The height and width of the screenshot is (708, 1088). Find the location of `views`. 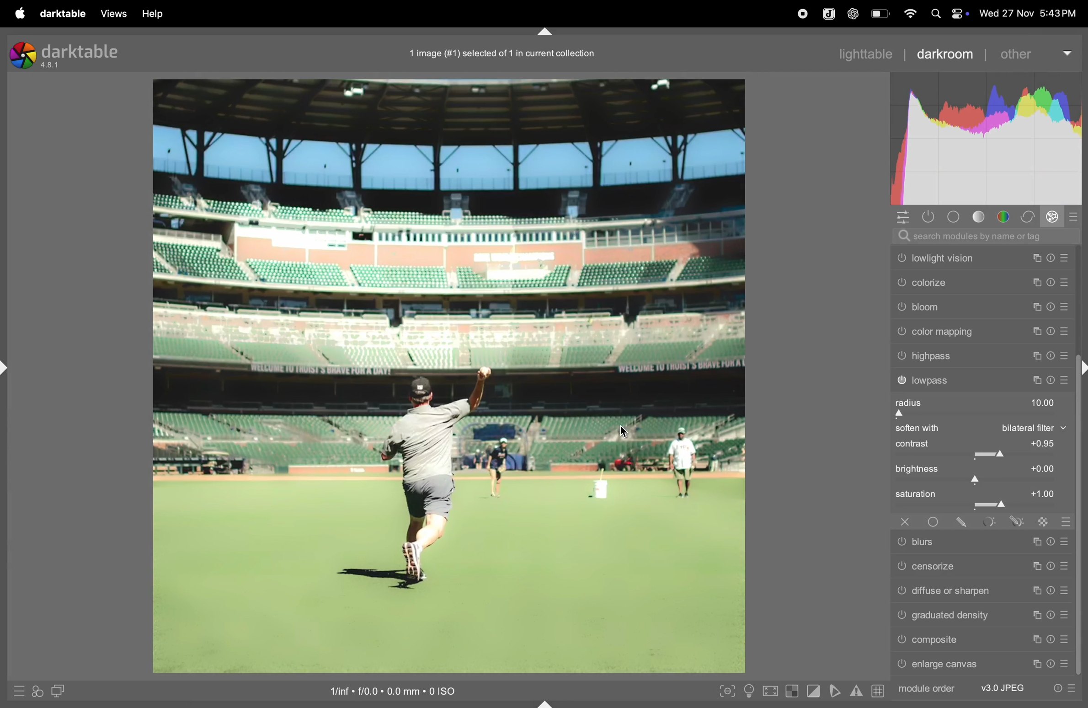

views is located at coordinates (110, 14).